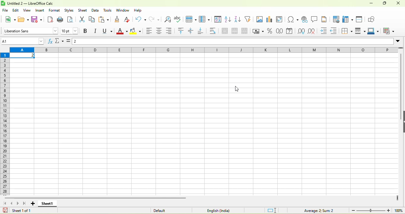 The height and width of the screenshot is (214, 405). What do you see at coordinates (54, 10) in the screenshot?
I see `format` at bounding box center [54, 10].